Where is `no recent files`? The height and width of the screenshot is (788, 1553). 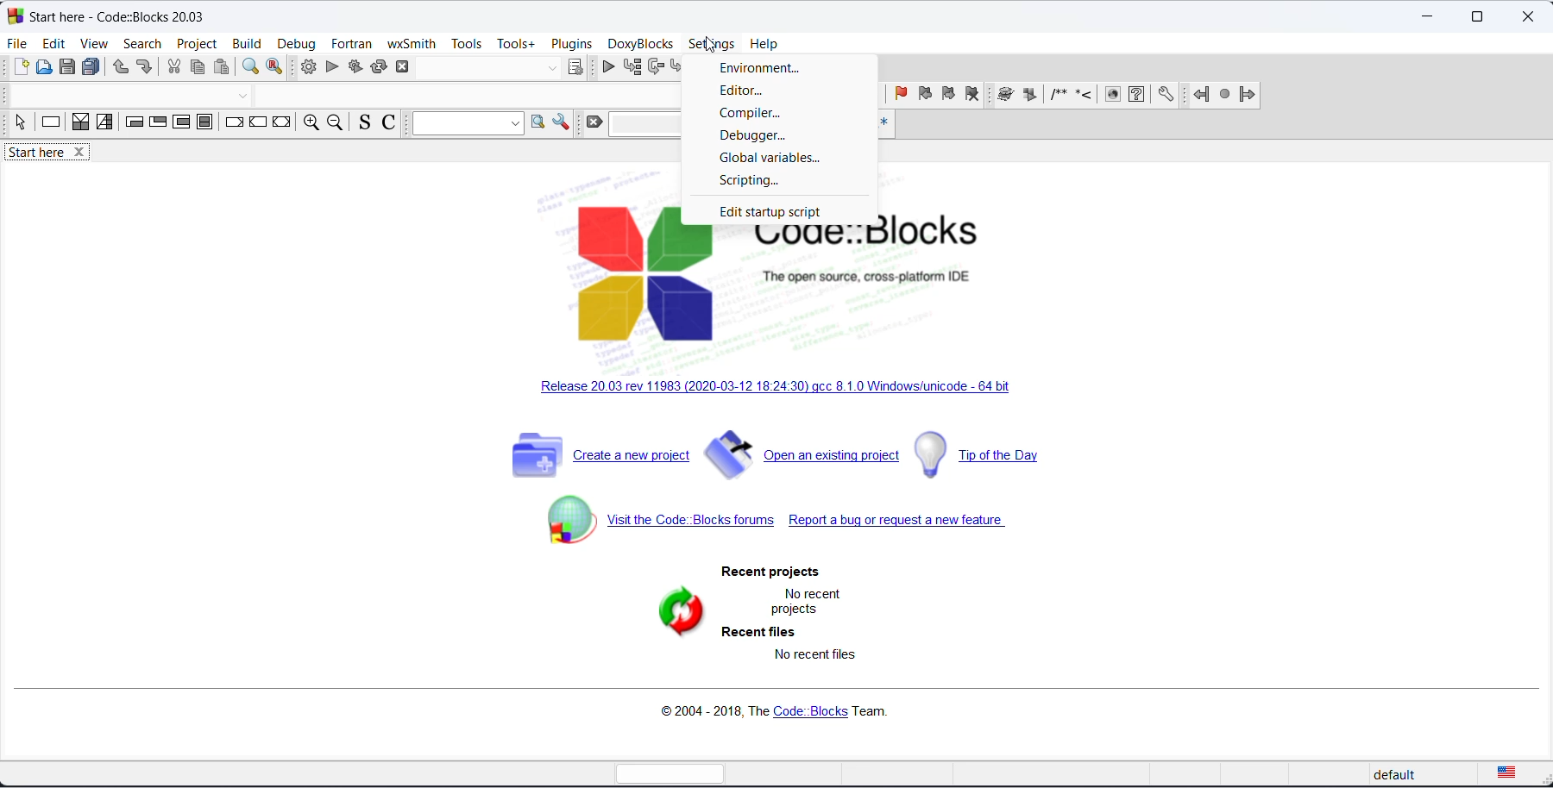 no recent files is located at coordinates (814, 655).